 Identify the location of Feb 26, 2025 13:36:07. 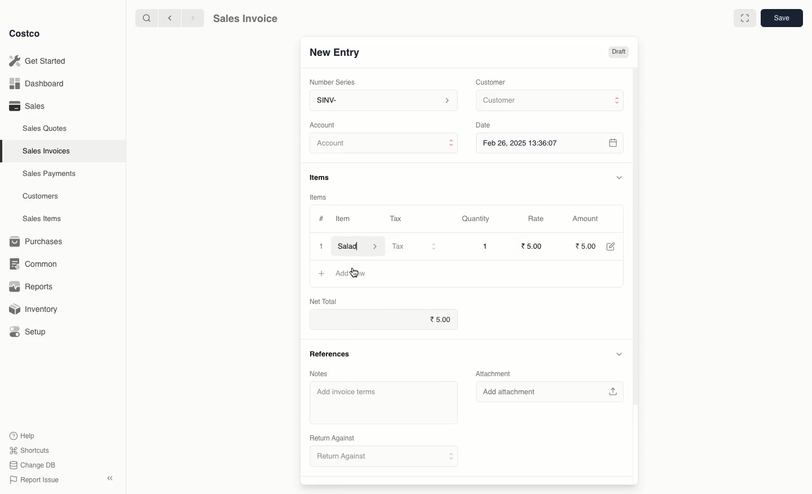
(551, 143).